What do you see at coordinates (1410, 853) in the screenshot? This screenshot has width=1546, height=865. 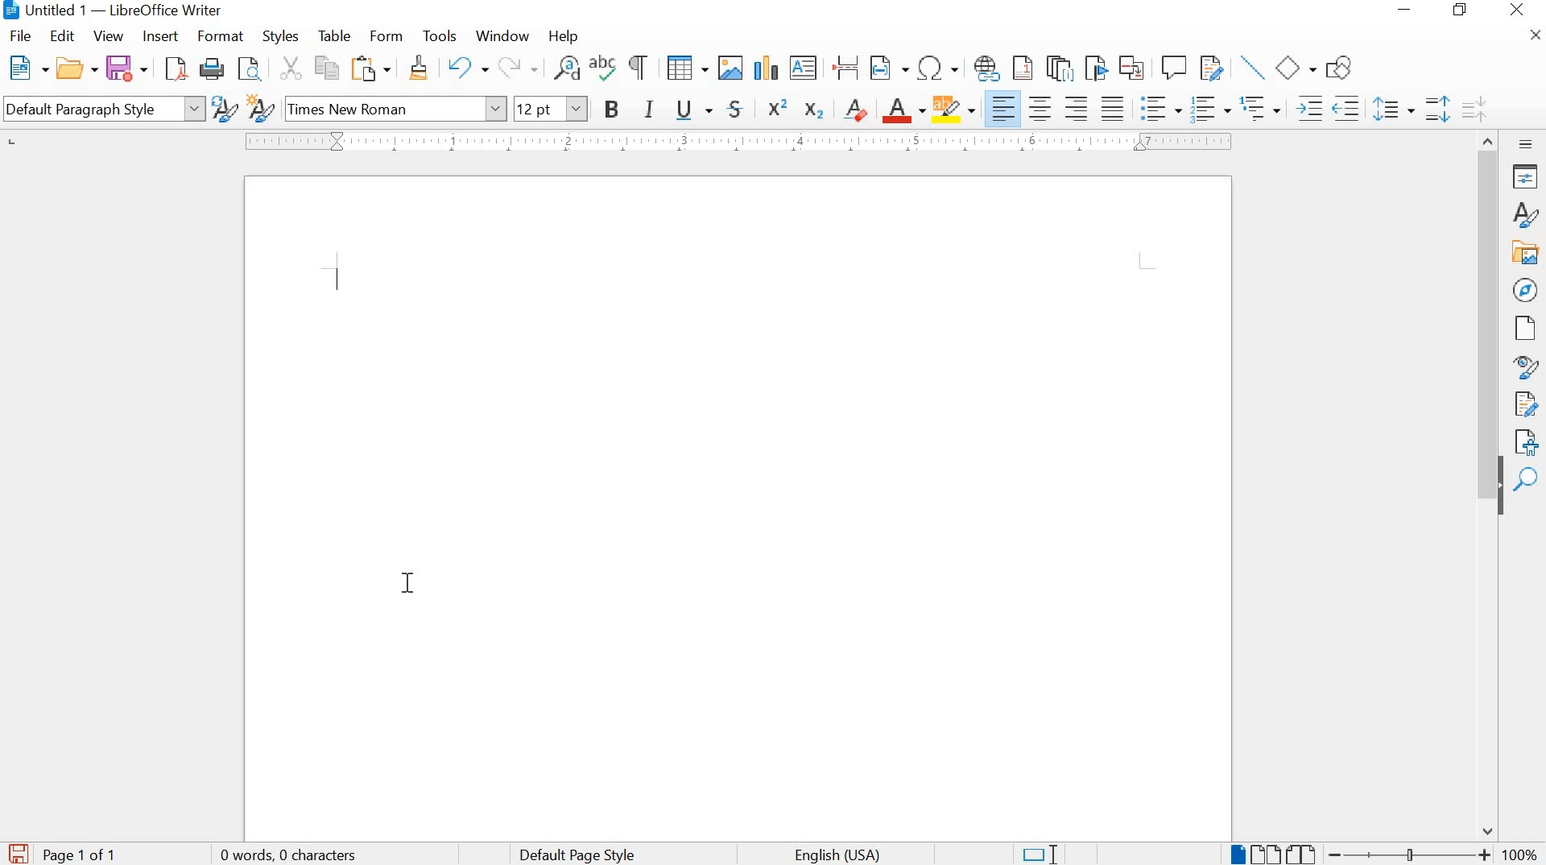 I see `ZOOM OUT OR ZOOM IN` at bounding box center [1410, 853].